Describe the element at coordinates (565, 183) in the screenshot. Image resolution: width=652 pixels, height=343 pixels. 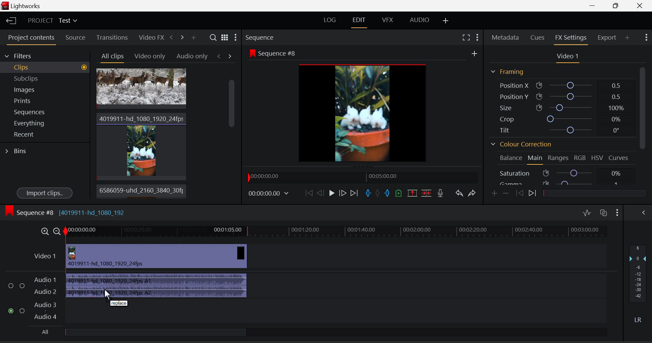
I see `Gamma` at that location.